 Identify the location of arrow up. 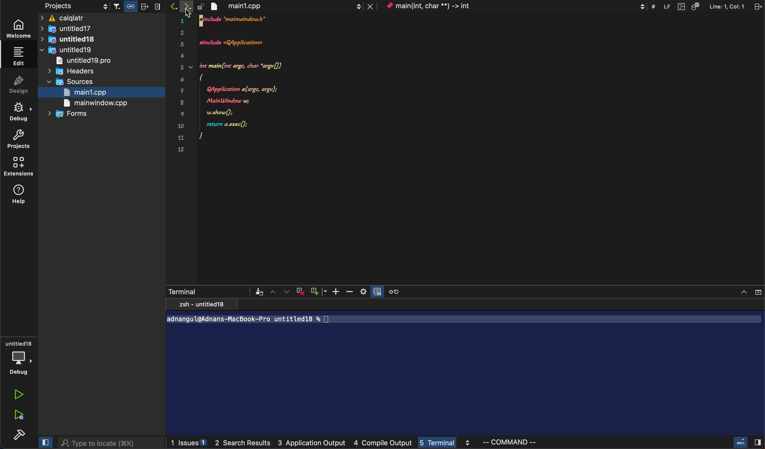
(274, 292).